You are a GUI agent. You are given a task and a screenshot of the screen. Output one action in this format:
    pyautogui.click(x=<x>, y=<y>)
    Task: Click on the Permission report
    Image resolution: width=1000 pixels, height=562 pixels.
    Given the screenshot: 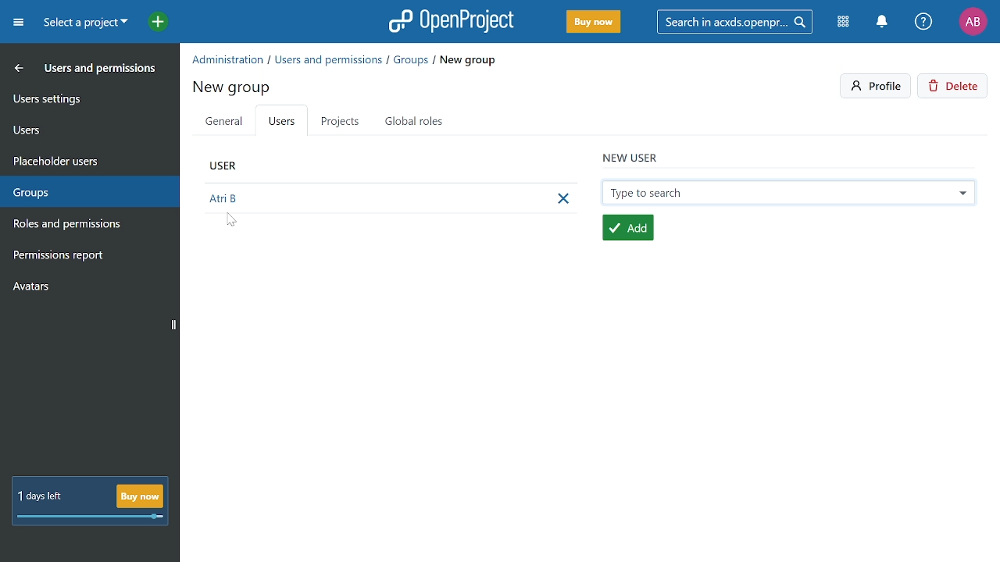 What is the action you would take?
    pyautogui.click(x=86, y=257)
    